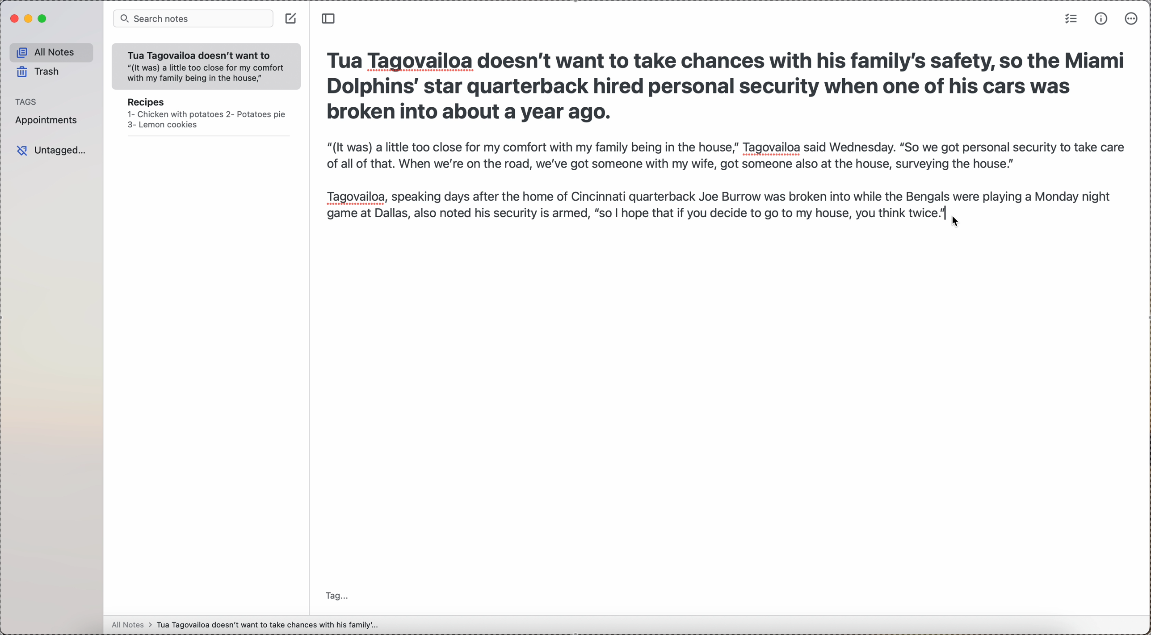  I want to click on Recipes
1- Chicken with potatoes 2- Potatoes pie
3- Lemon cookies, so click(205, 117).